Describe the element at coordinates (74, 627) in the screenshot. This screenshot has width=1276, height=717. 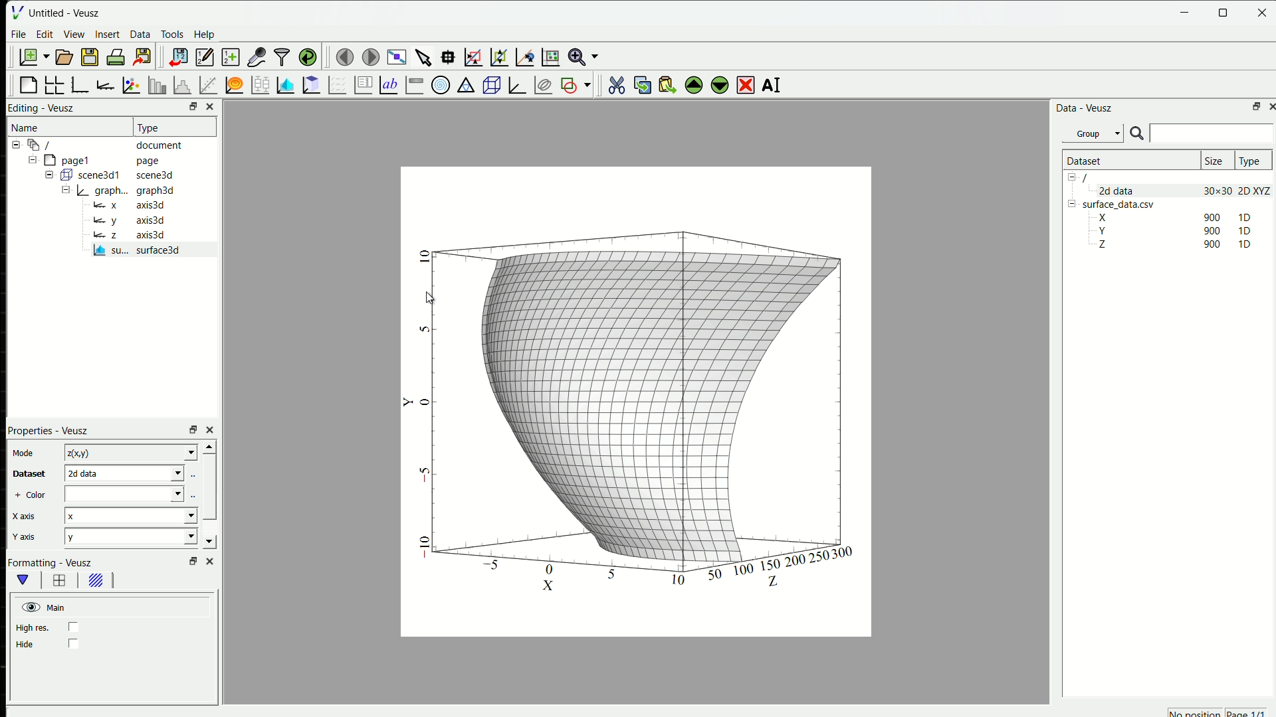
I see `checkbox` at that location.